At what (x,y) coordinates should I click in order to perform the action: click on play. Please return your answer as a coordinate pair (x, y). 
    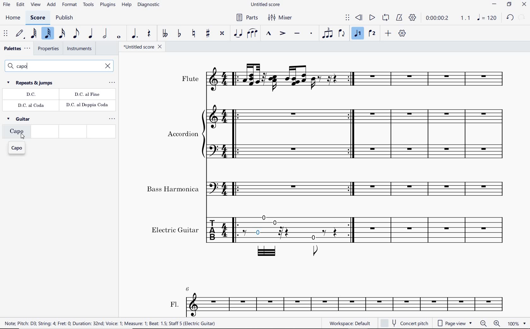
    Looking at the image, I should click on (371, 18).